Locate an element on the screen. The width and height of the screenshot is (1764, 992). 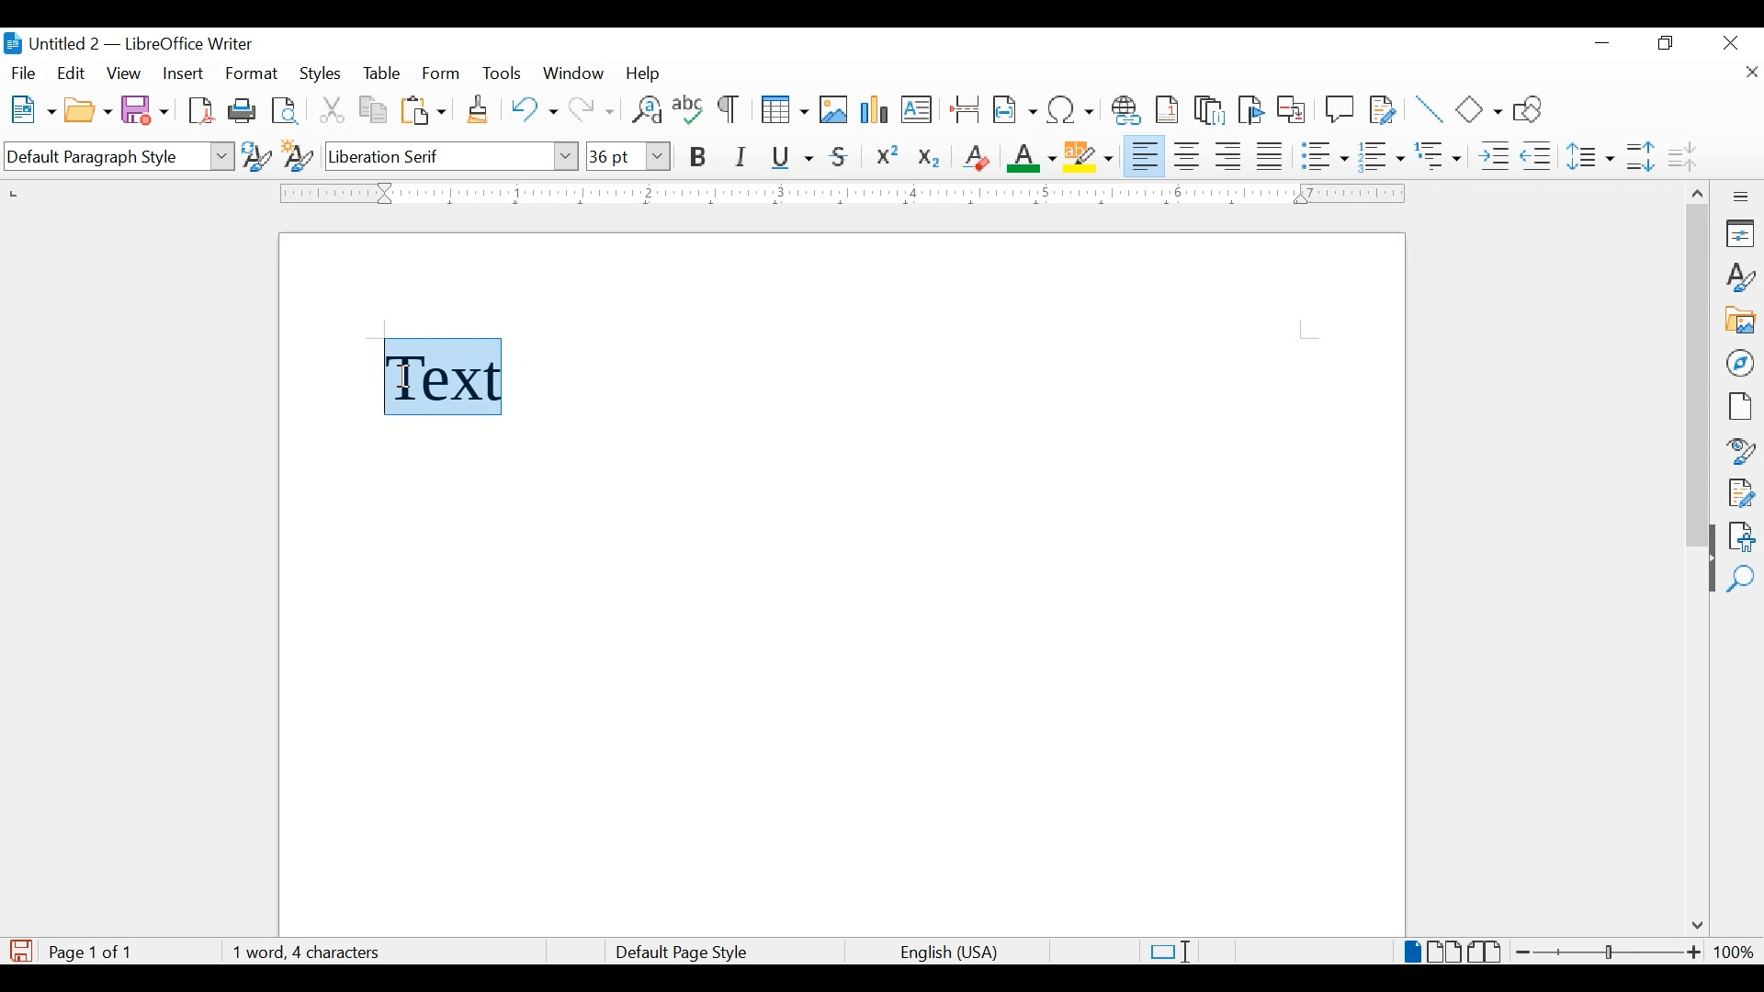
default paragraph style is located at coordinates (117, 157).